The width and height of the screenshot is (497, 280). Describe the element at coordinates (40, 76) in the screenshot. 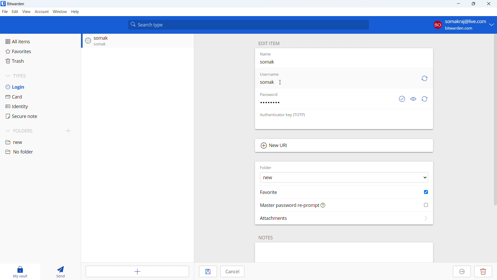

I see `types` at that location.